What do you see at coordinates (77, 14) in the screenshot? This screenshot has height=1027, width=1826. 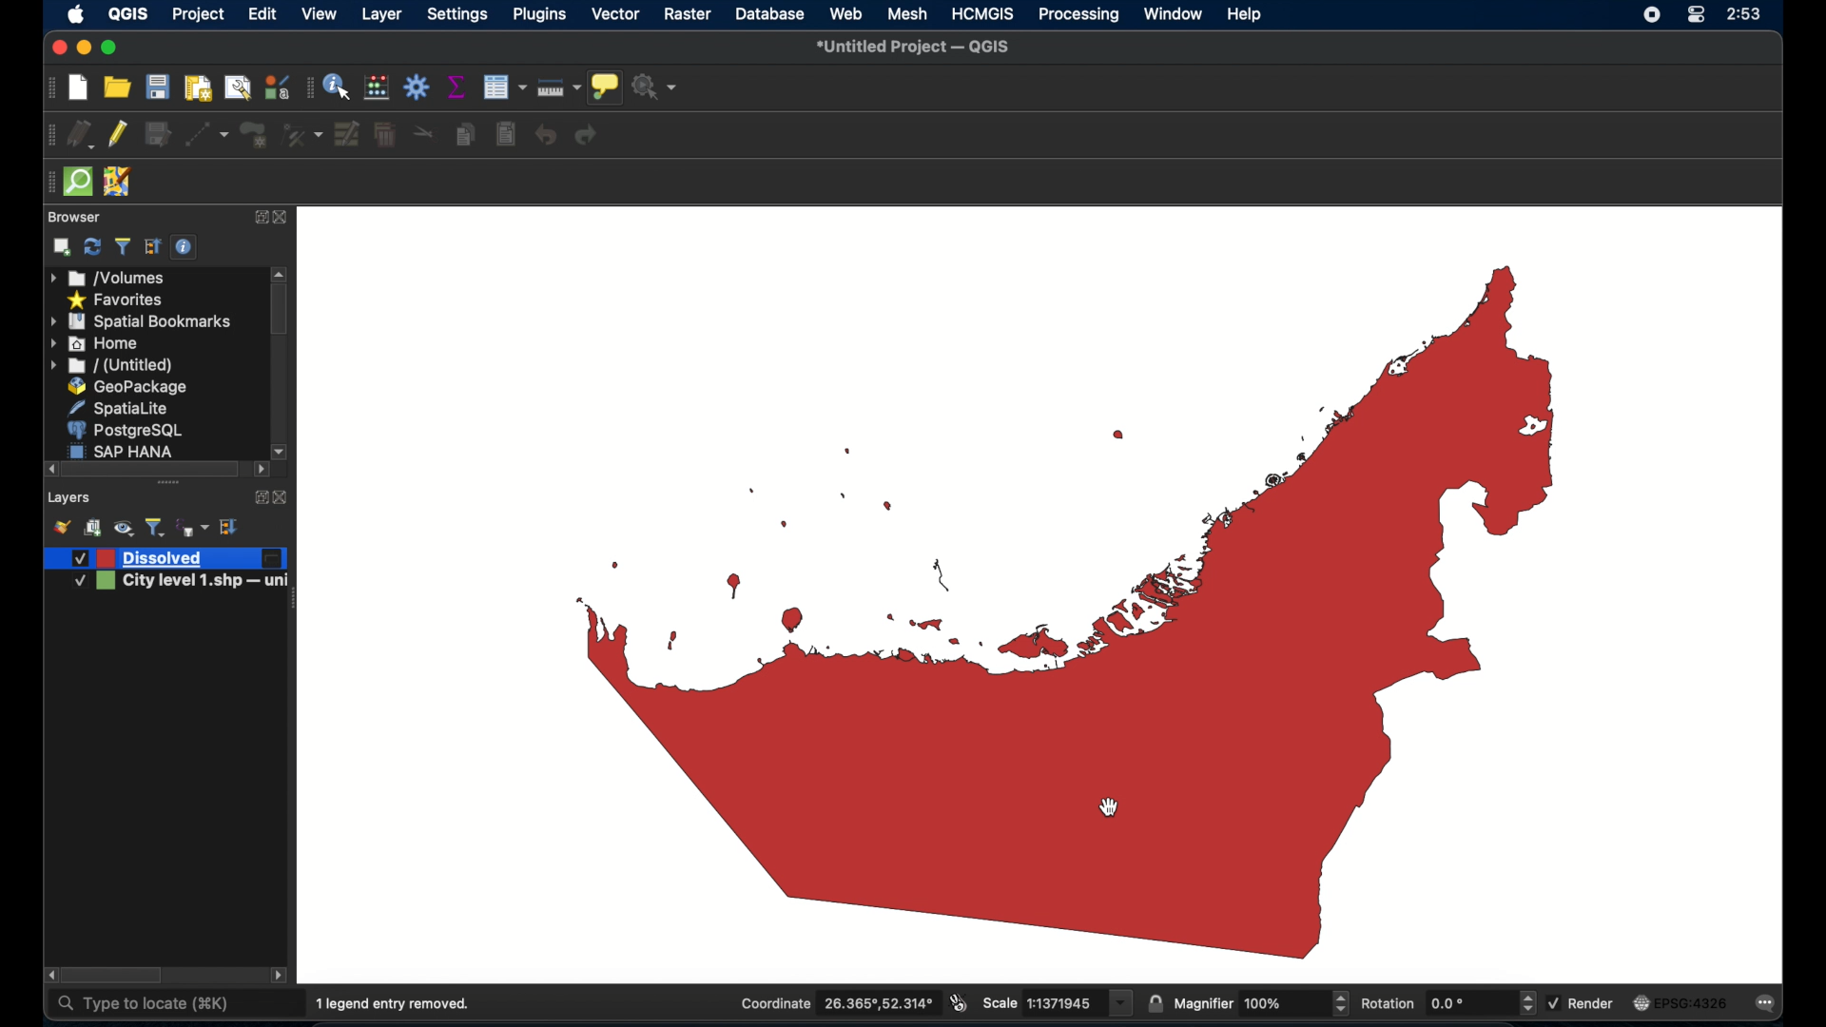 I see `apple icon` at bounding box center [77, 14].